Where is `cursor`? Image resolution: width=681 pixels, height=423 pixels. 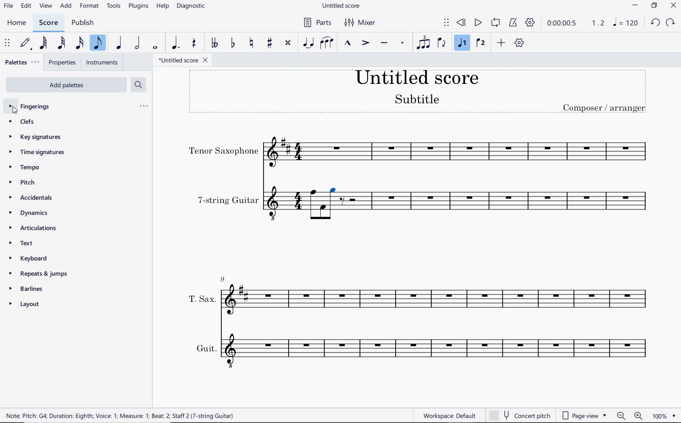 cursor is located at coordinates (14, 110).